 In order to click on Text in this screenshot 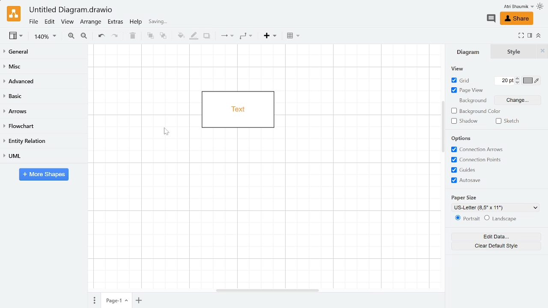, I will do `click(495, 51)`.